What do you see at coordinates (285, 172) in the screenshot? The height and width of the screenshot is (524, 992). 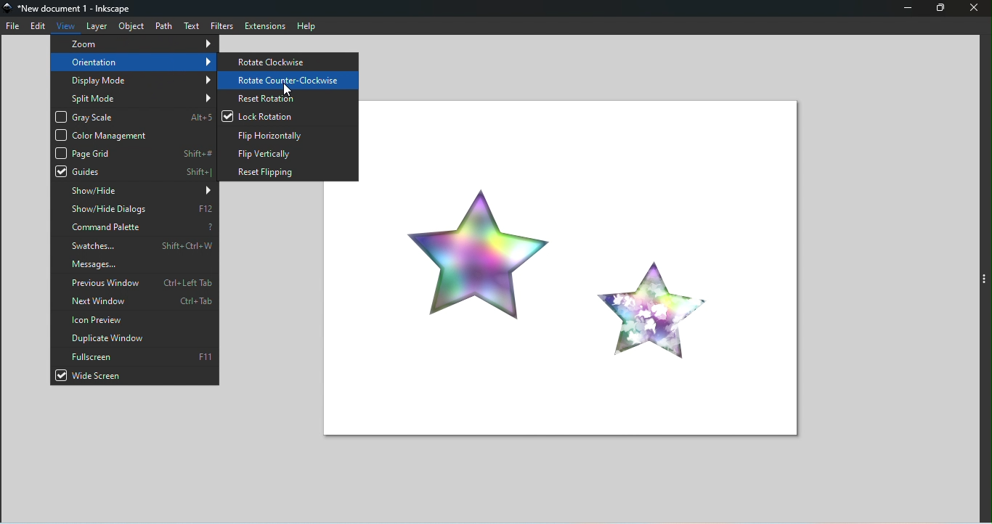 I see `Reset flipping` at bounding box center [285, 172].